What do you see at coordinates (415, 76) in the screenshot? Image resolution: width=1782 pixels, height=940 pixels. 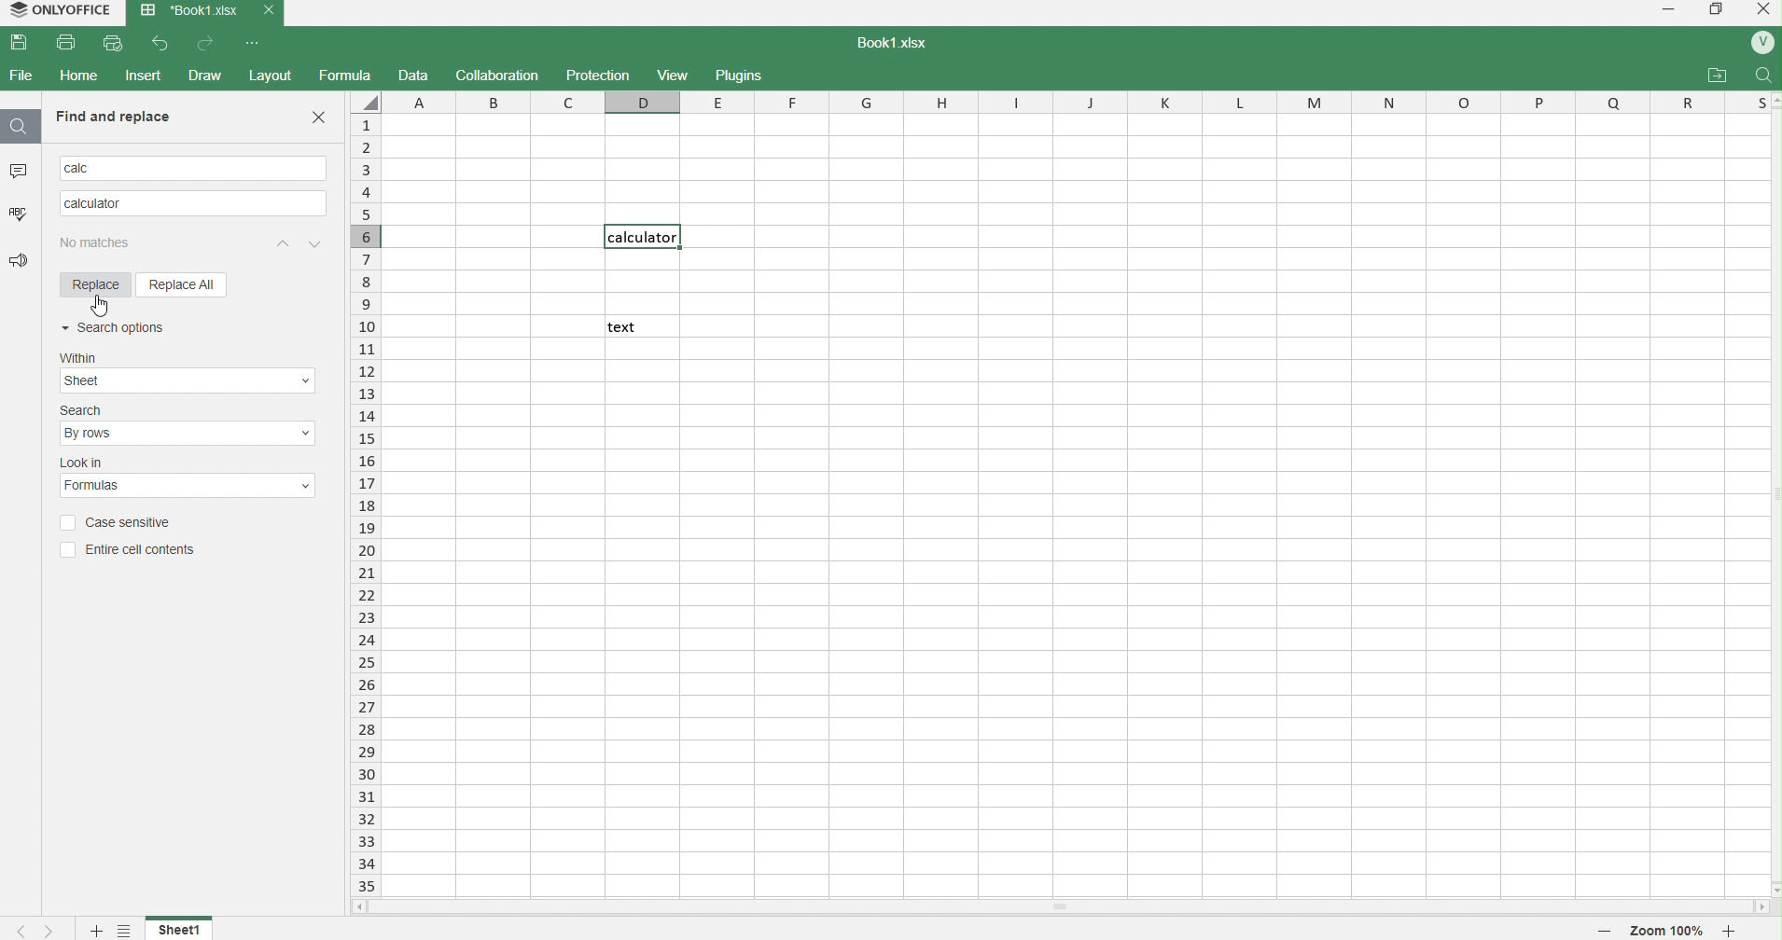 I see `data` at bounding box center [415, 76].